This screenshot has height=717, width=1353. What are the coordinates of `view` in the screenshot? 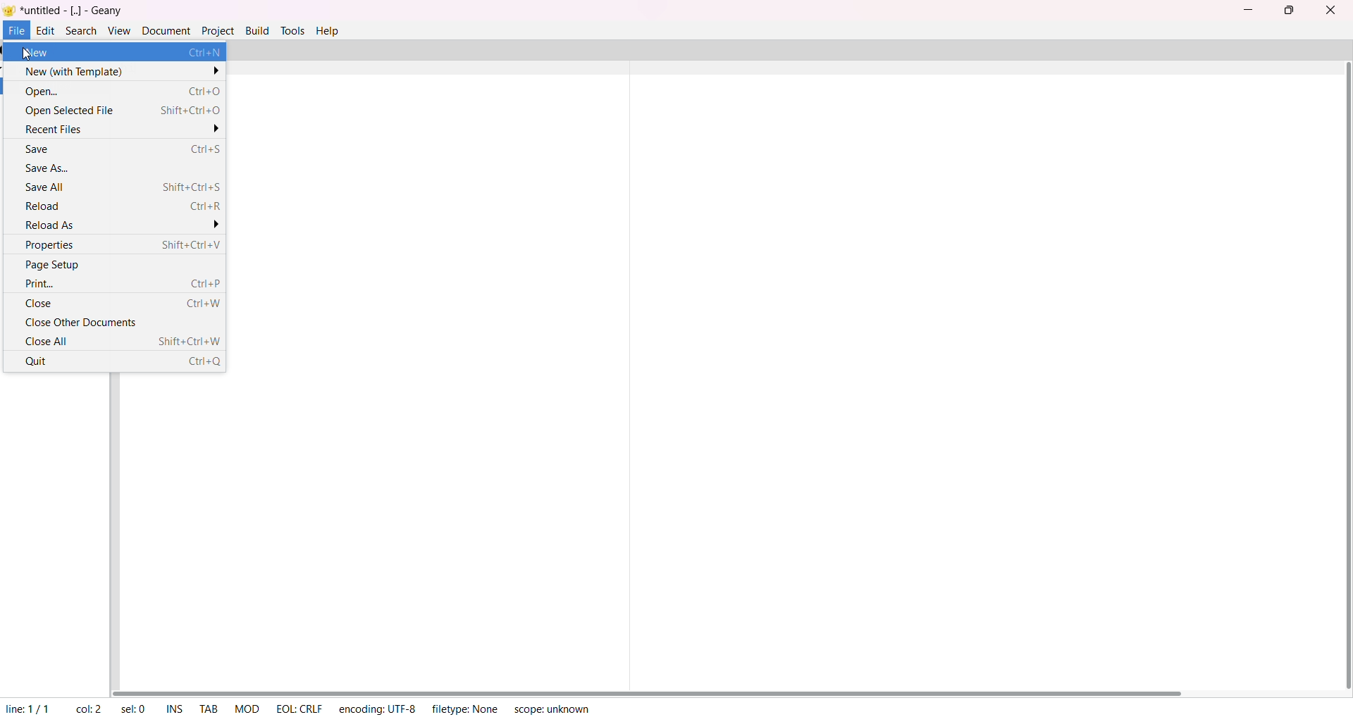 It's located at (118, 30).